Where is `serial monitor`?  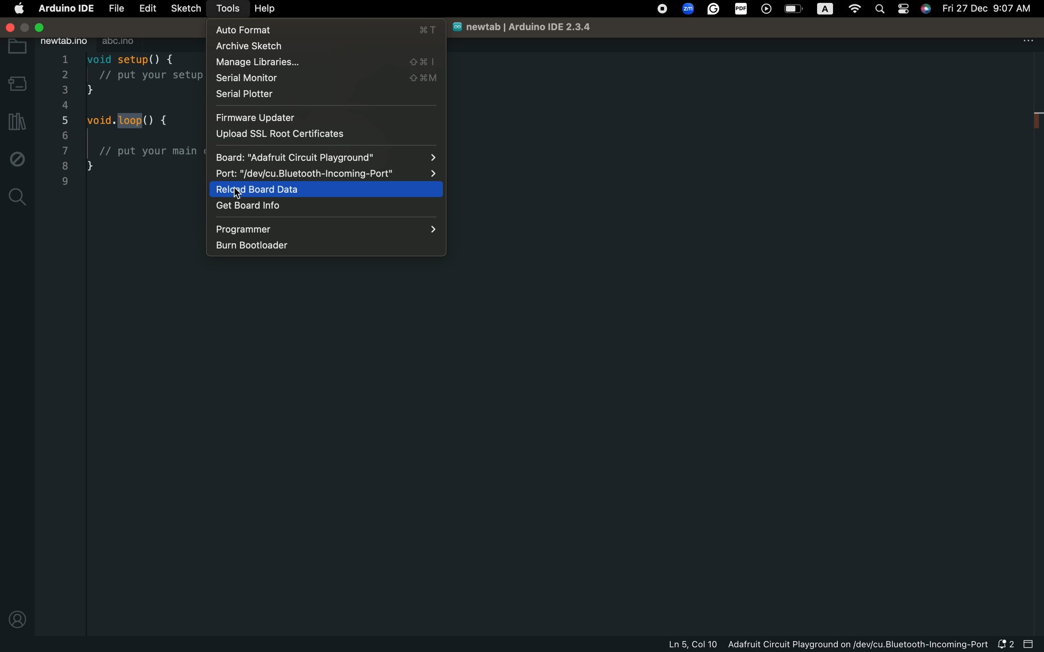
serial monitor is located at coordinates (328, 77).